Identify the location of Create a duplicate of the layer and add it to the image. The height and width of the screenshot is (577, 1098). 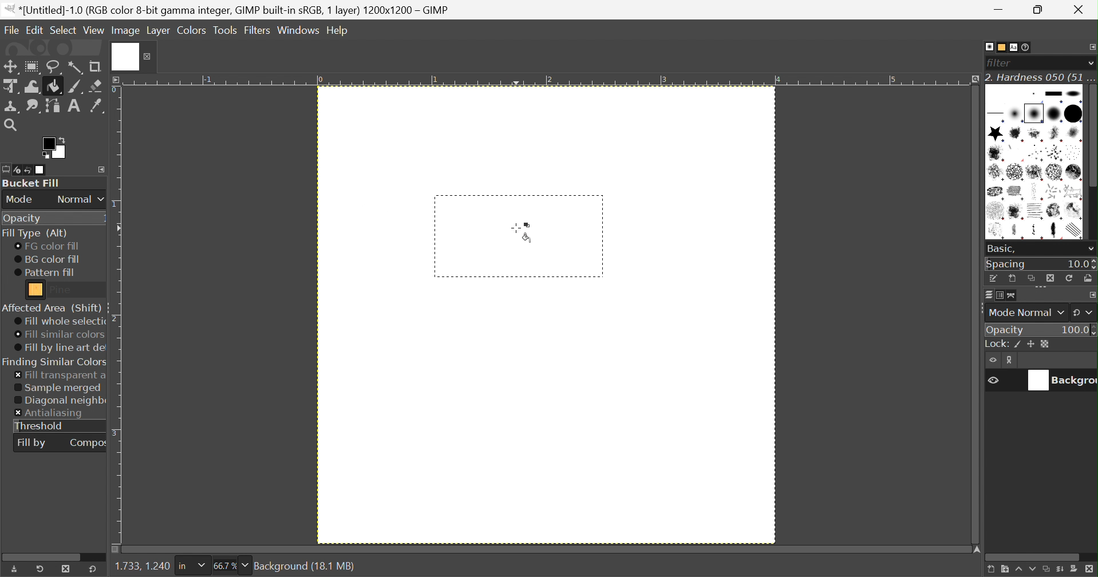
(1046, 570).